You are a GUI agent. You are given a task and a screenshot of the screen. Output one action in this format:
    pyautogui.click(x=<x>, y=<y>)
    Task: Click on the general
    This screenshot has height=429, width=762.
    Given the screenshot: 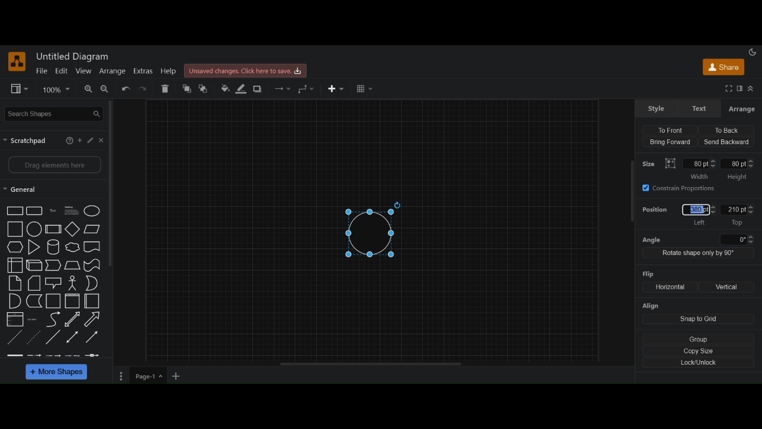 What is the action you would take?
    pyautogui.click(x=20, y=191)
    